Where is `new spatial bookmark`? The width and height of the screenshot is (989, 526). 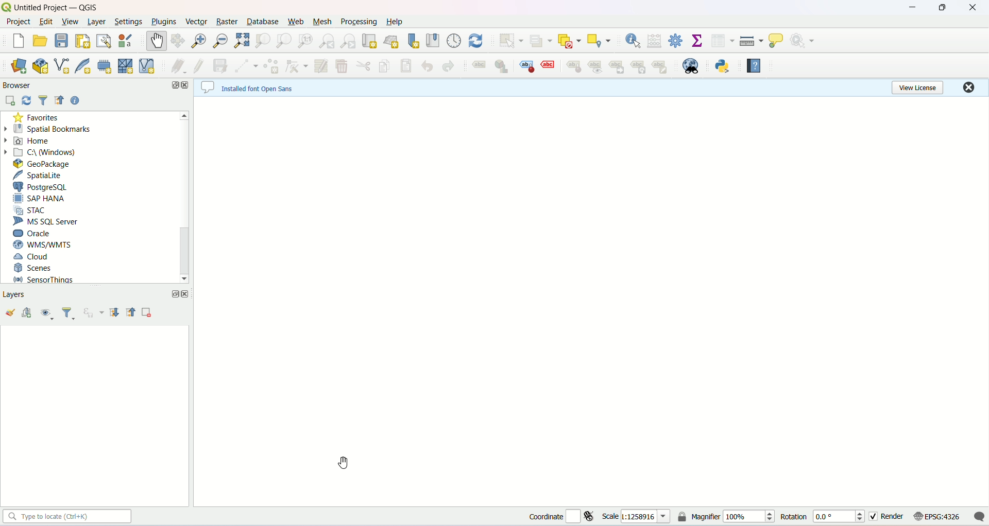
new spatial bookmark is located at coordinates (414, 40).